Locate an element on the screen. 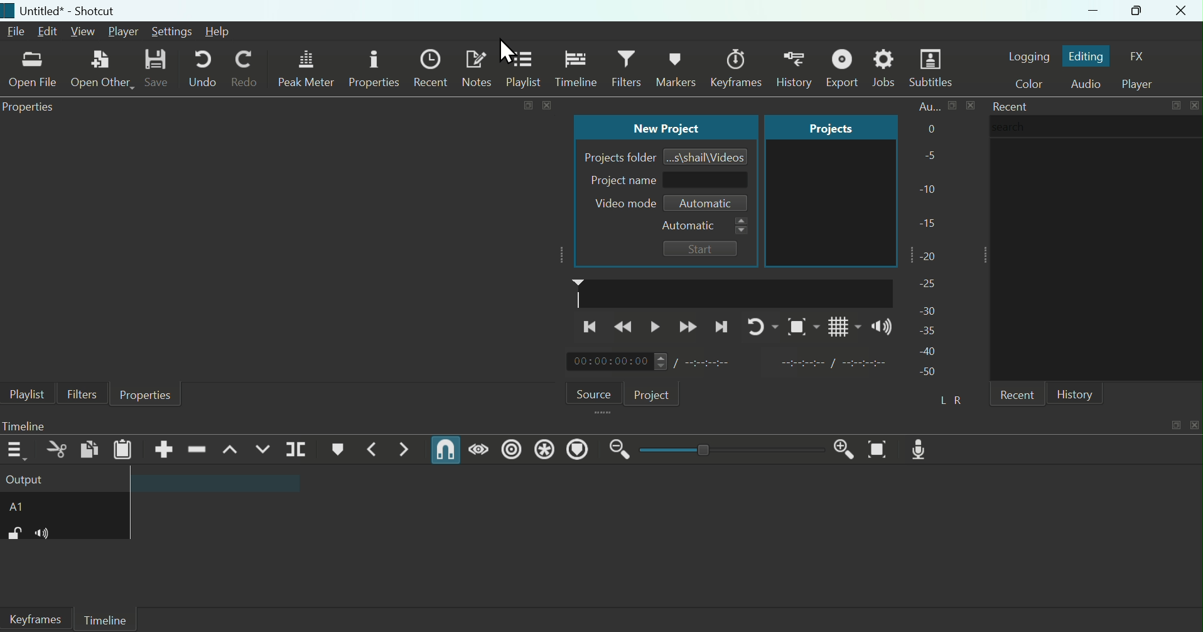 The width and height of the screenshot is (1203, 632). close is located at coordinates (971, 105).